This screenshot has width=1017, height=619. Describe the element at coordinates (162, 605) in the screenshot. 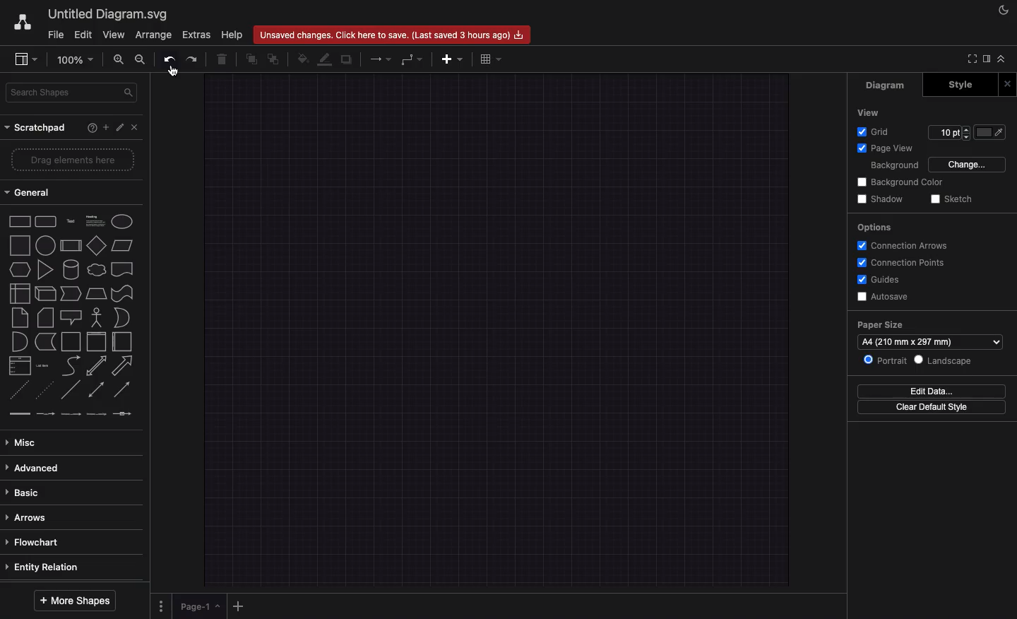

I see `Options ` at that location.